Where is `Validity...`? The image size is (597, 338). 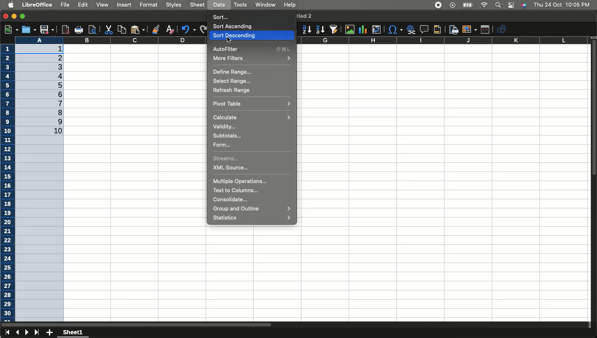
Validity... is located at coordinates (223, 127).